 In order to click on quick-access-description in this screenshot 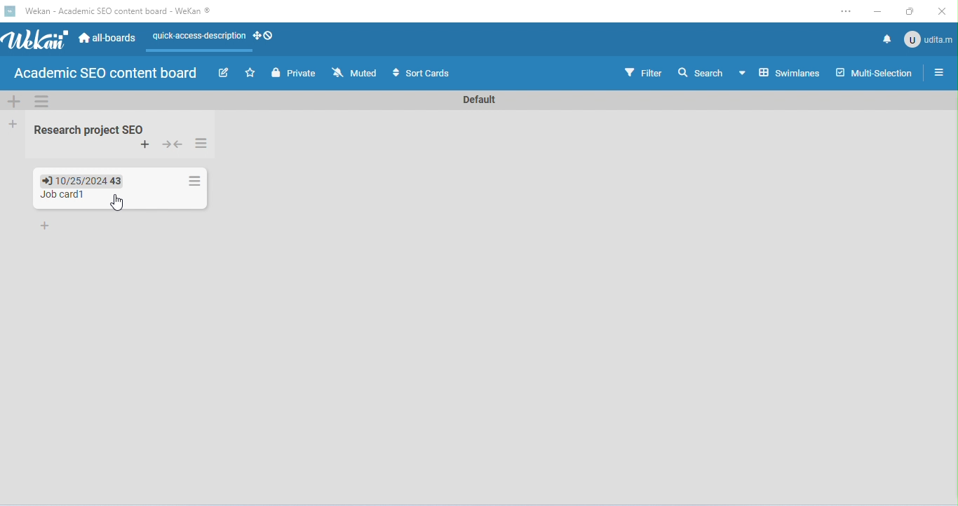, I will do `click(196, 41)`.